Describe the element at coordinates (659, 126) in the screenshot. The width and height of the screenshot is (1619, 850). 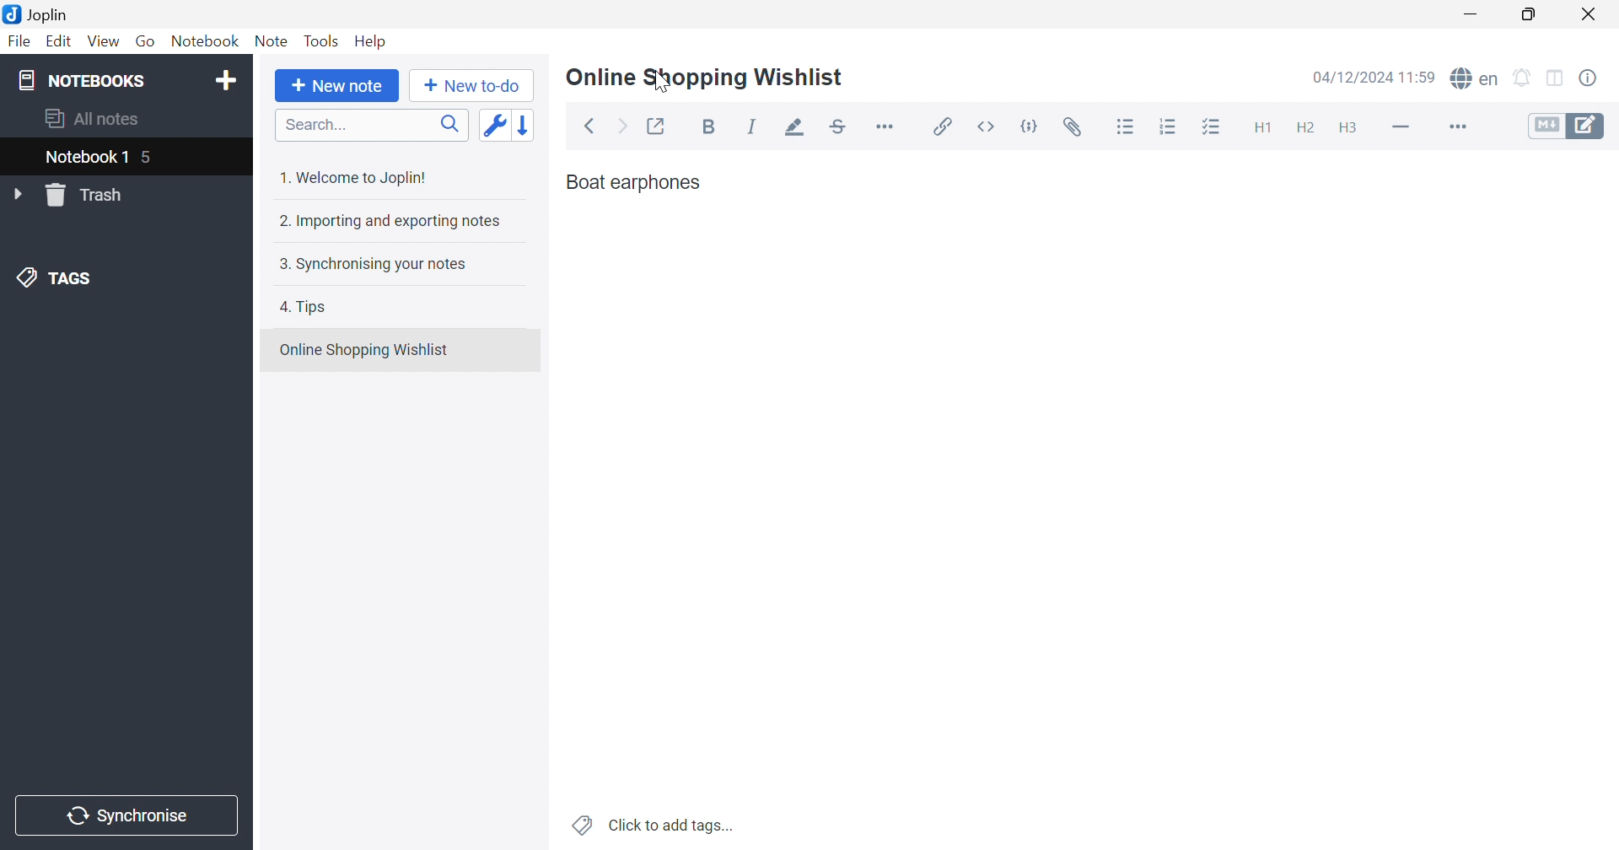
I see `Toggle external editing` at that location.